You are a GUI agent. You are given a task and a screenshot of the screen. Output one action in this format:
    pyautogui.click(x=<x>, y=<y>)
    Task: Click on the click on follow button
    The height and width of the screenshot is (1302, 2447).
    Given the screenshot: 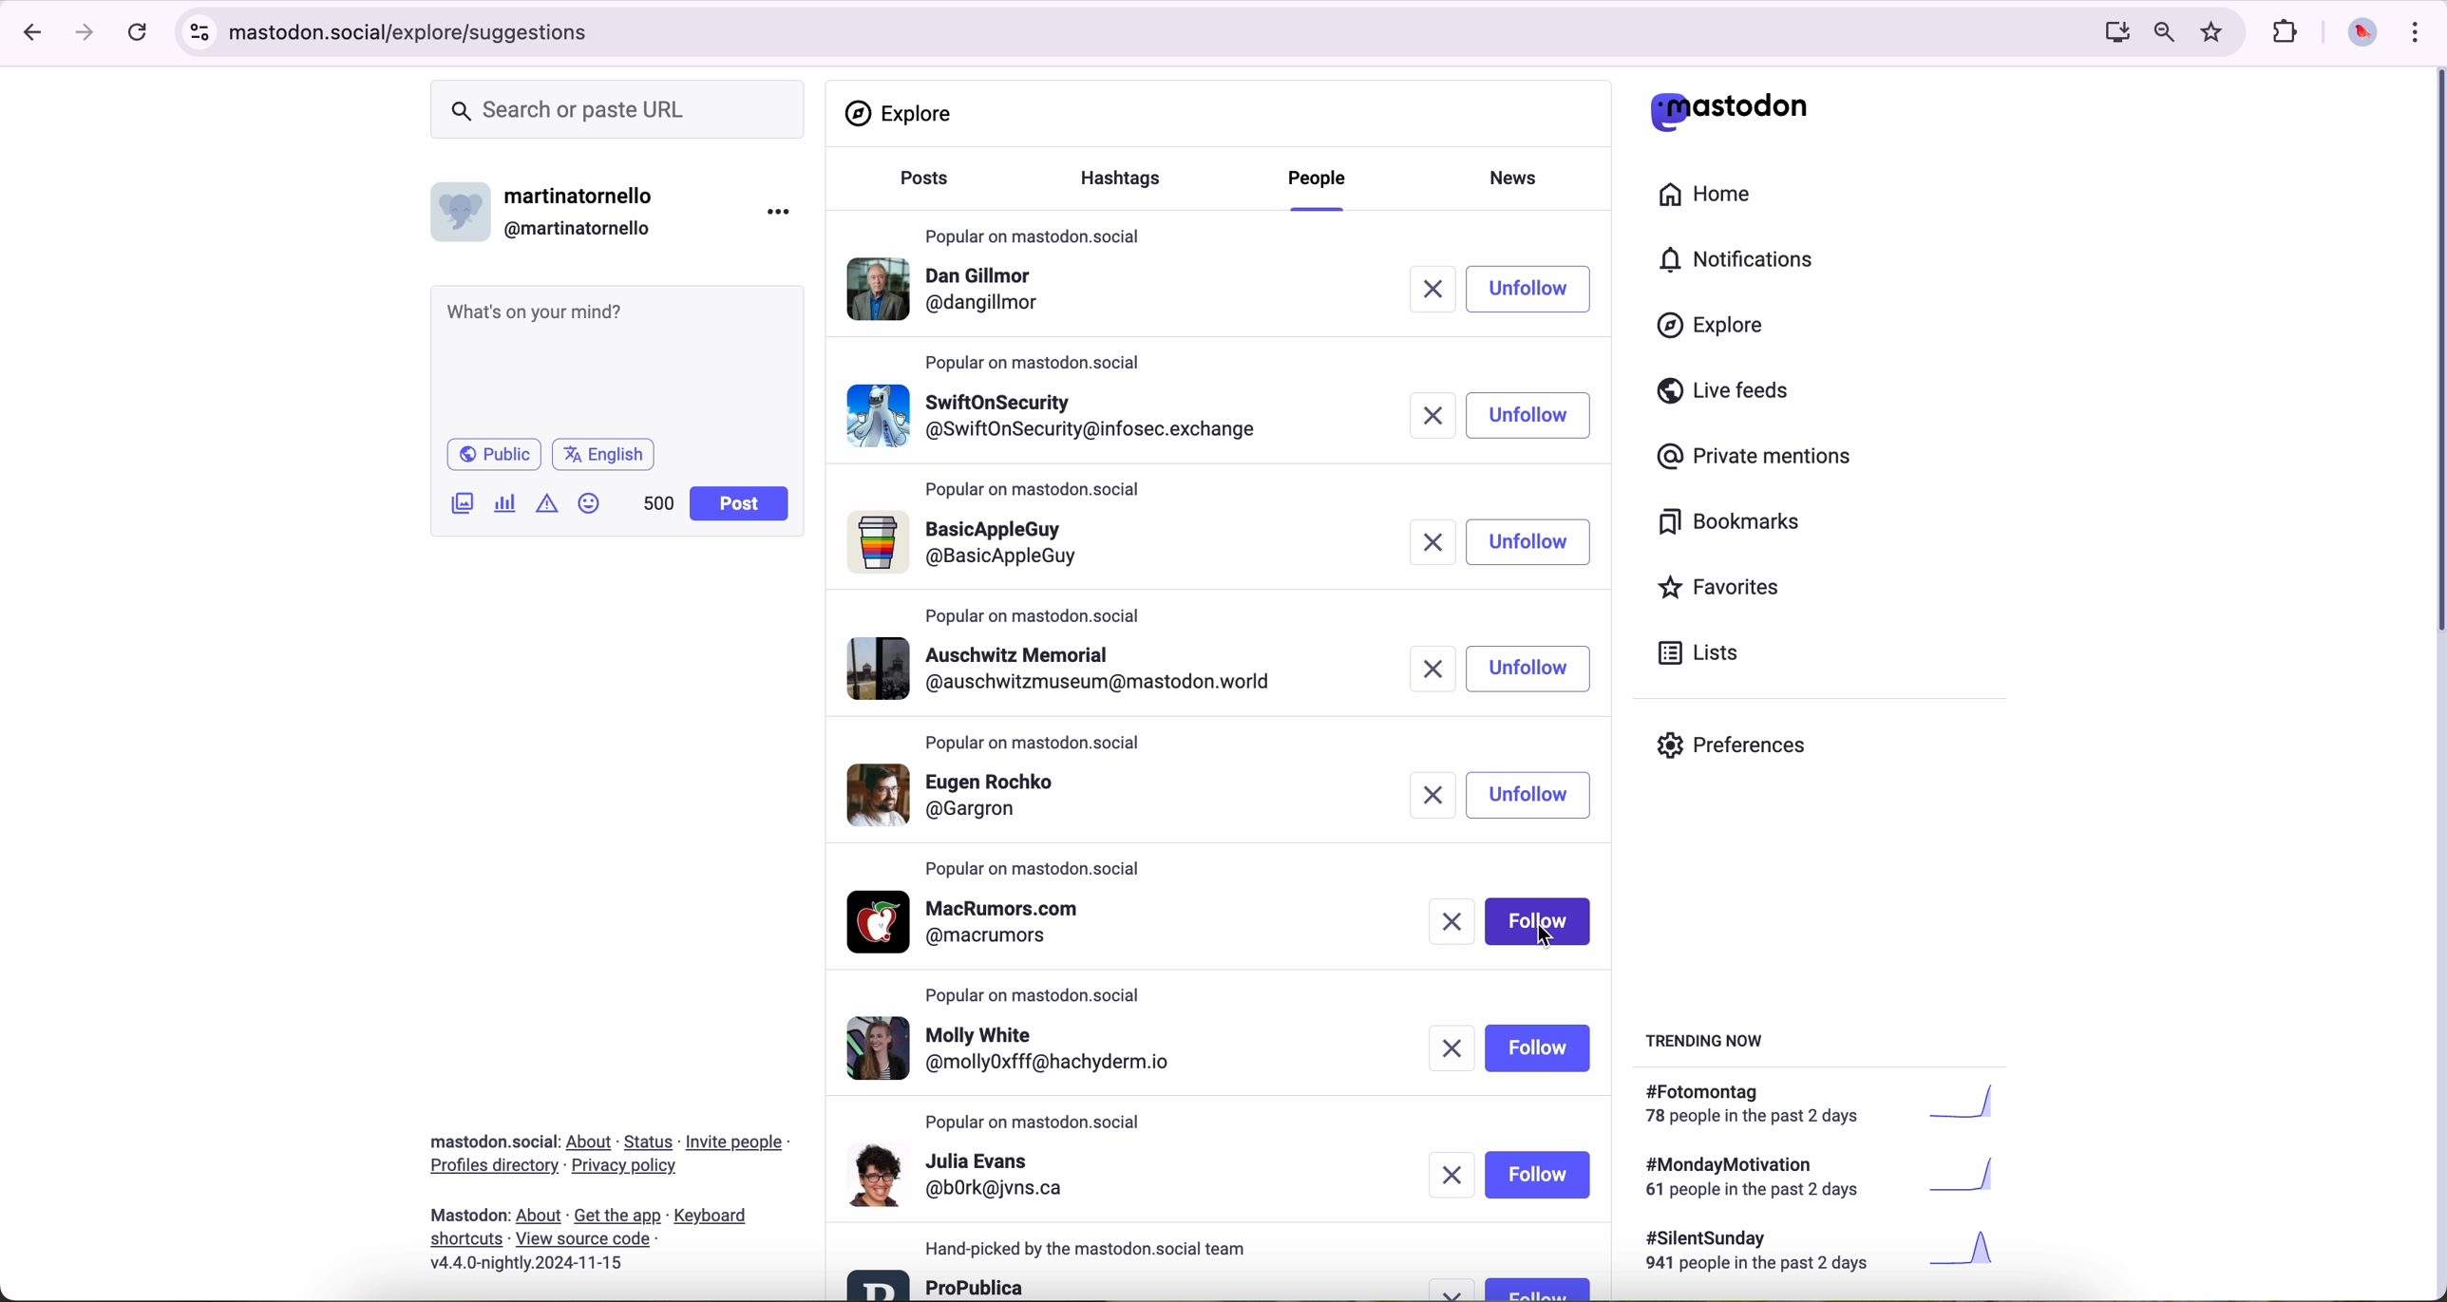 What is the action you would take?
    pyautogui.click(x=1542, y=289)
    